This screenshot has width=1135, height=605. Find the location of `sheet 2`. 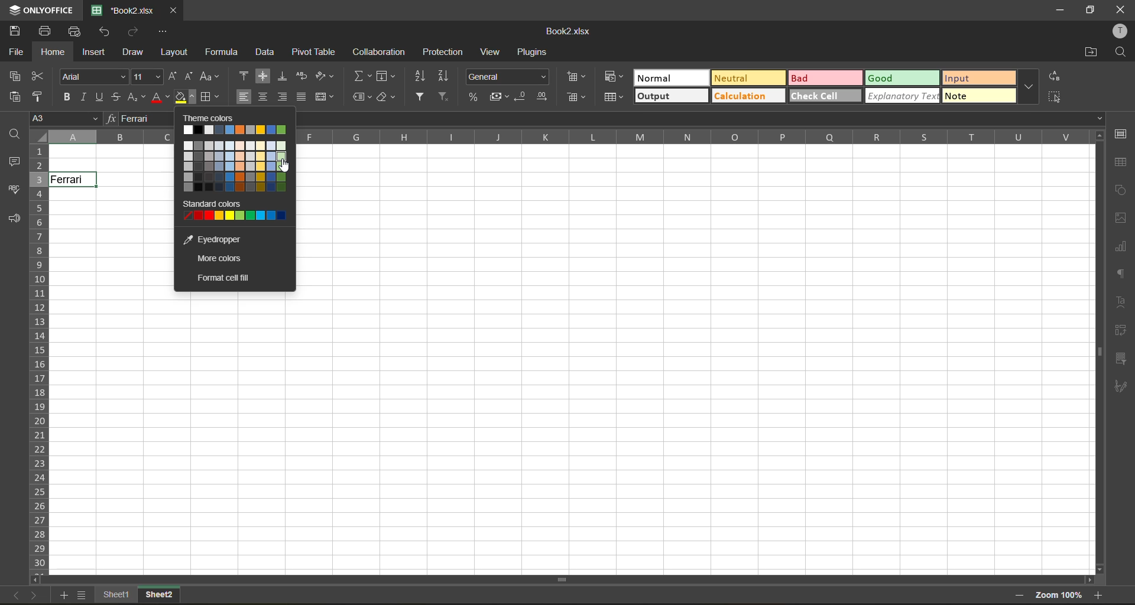

sheet 2 is located at coordinates (164, 596).